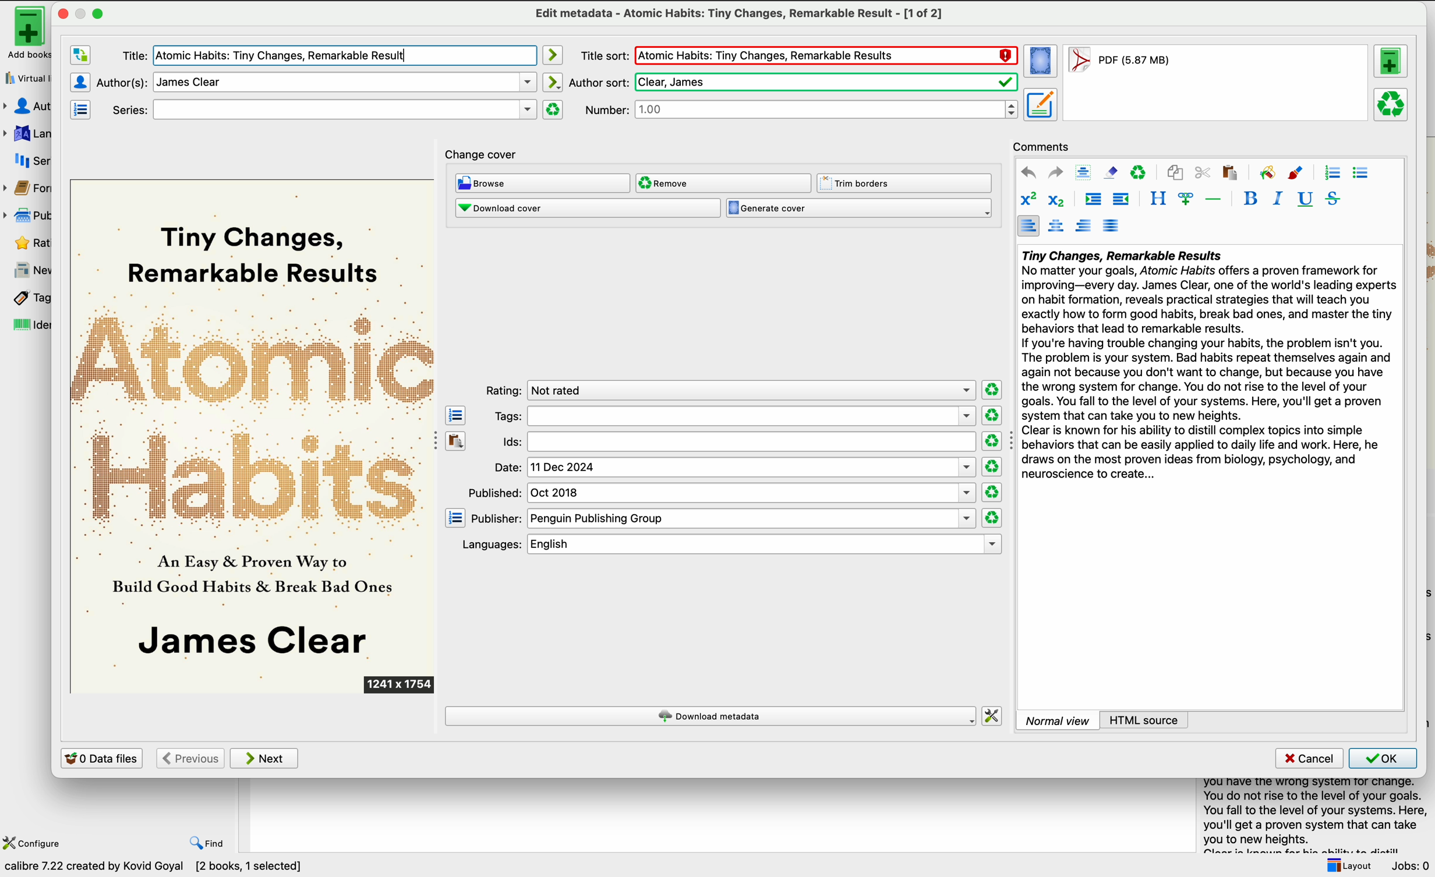  I want to click on add books, so click(23, 33).